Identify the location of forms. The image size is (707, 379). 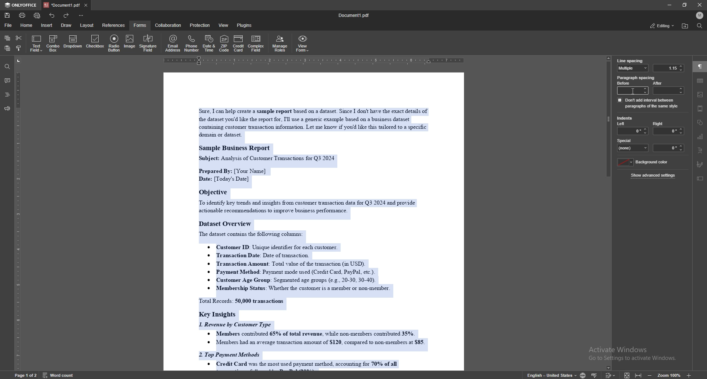
(141, 25).